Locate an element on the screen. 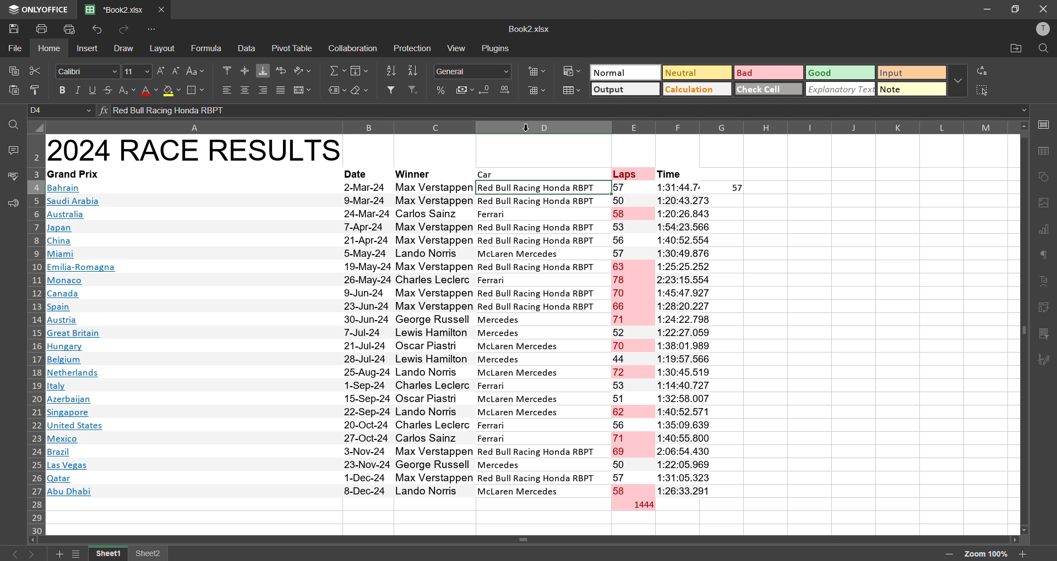  font color is located at coordinates (149, 90).